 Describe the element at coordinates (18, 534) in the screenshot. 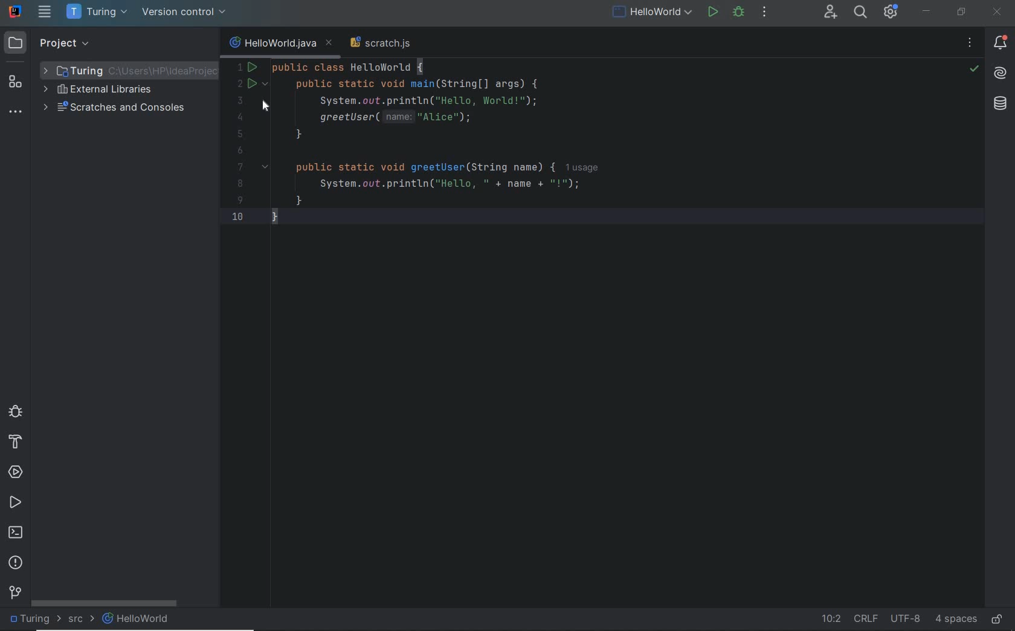

I see `terminal` at that location.